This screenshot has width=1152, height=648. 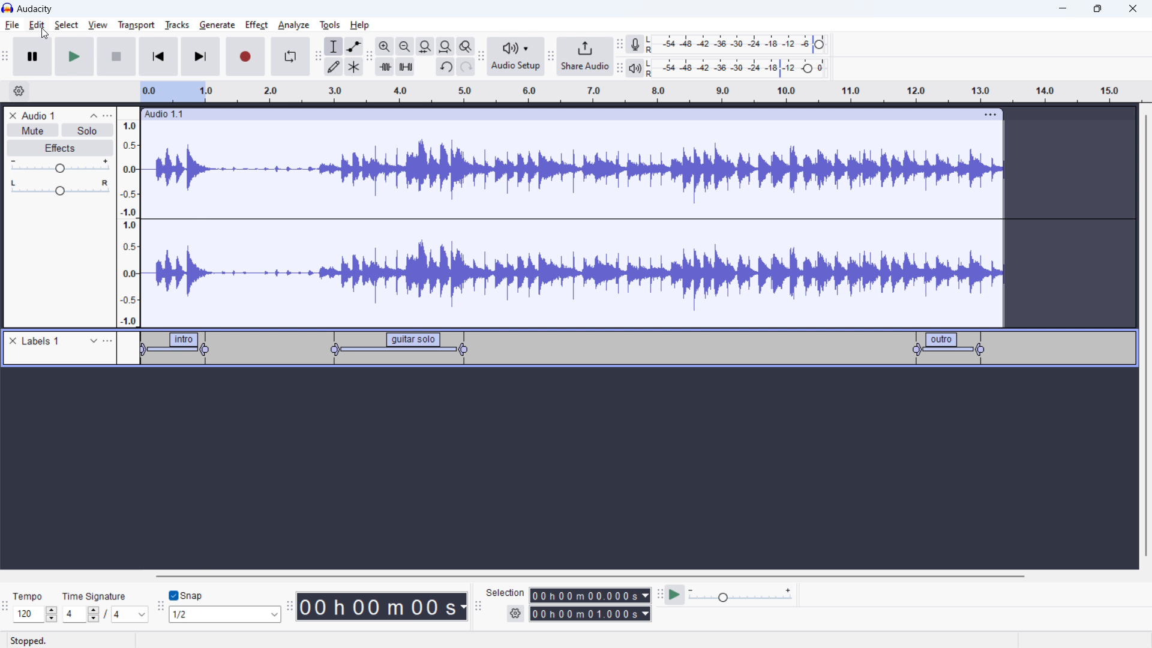 What do you see at coordinates (36, 640) in the screenshot?
I see `stopped.` at bounding box center [36, 640].